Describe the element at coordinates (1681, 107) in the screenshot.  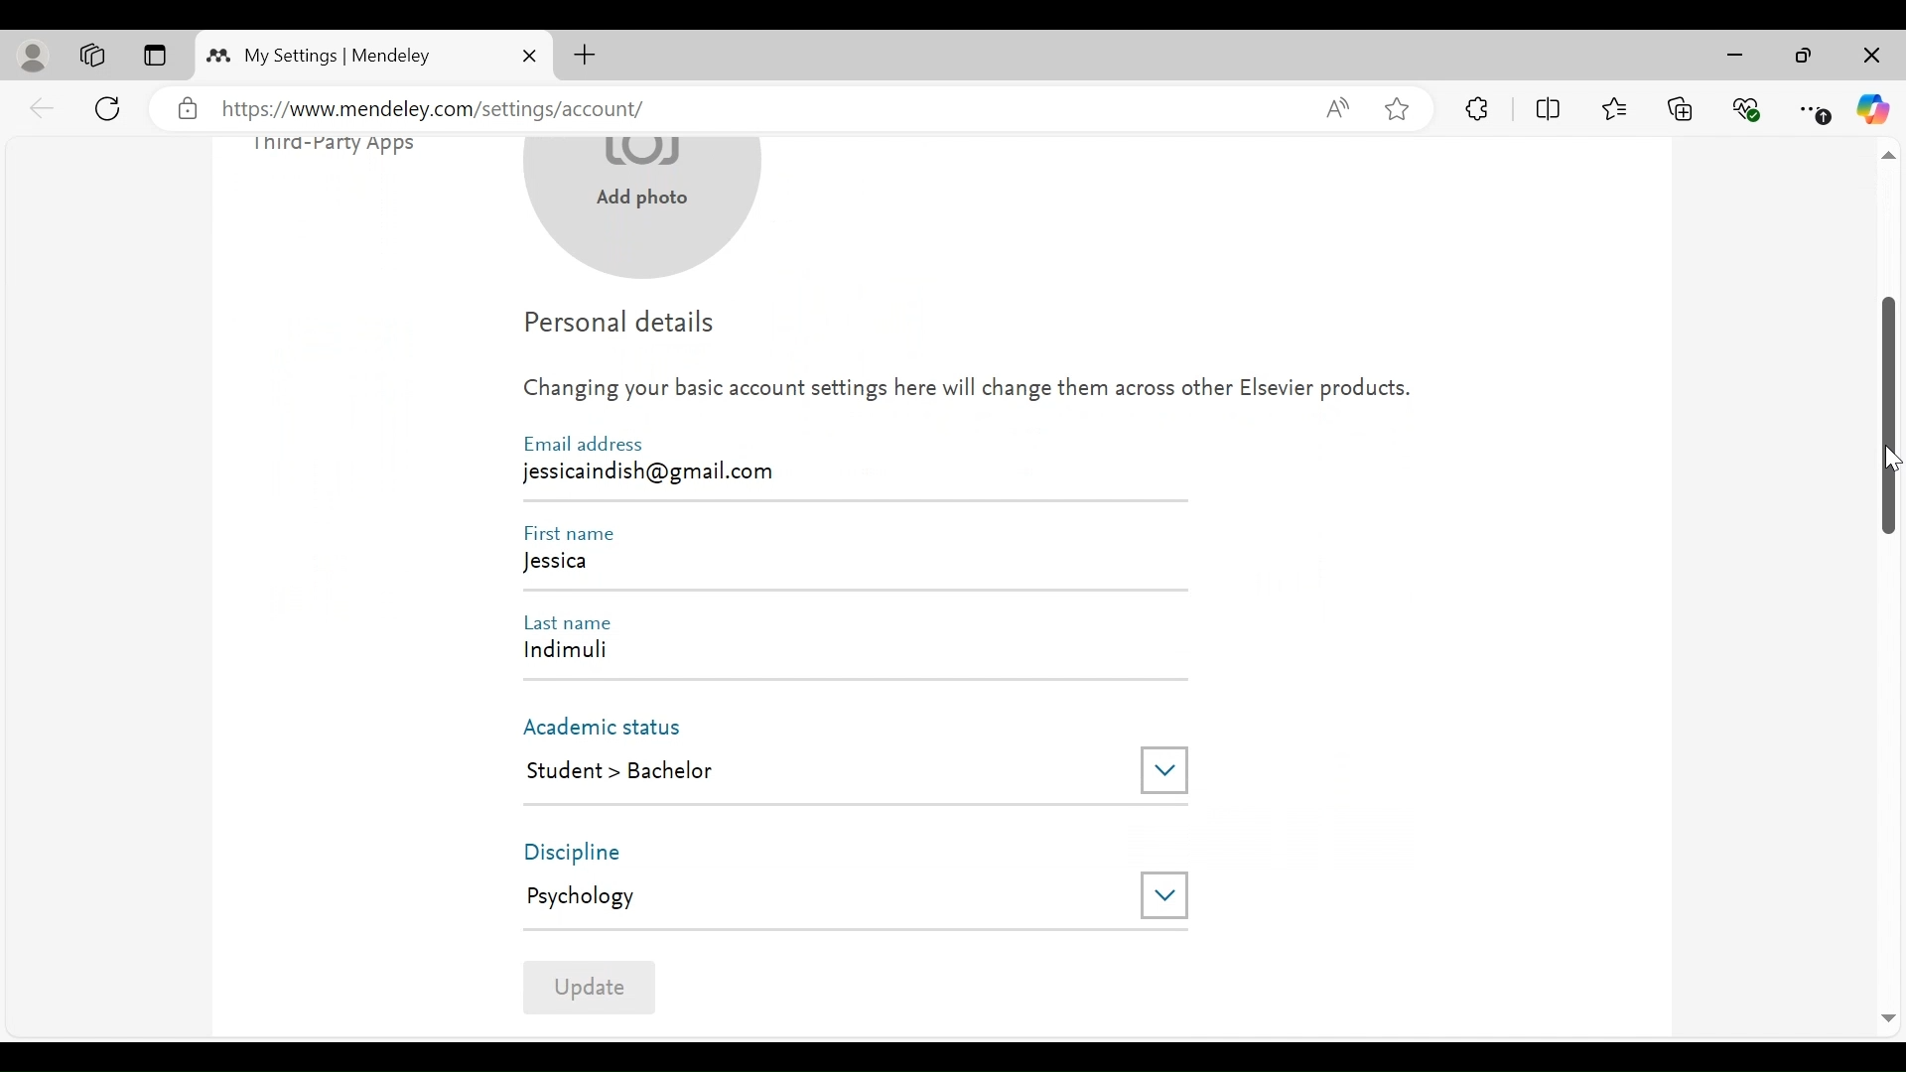
I see `Collections` at that location.